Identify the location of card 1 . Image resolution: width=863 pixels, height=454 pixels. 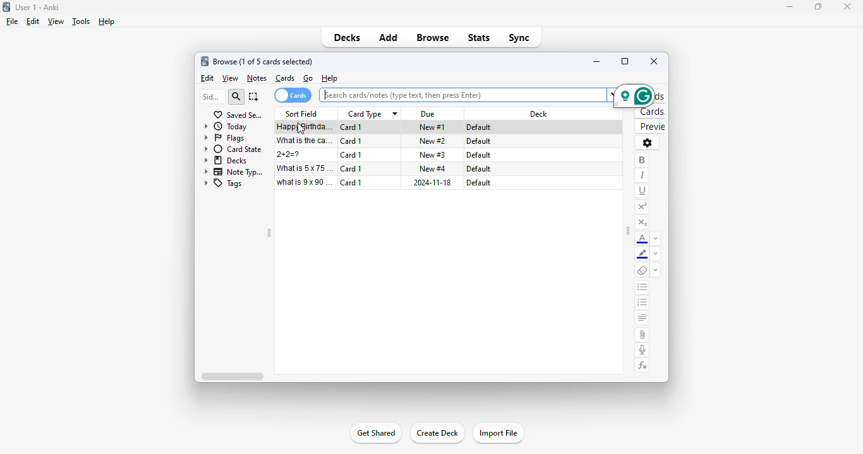
(351, 182).